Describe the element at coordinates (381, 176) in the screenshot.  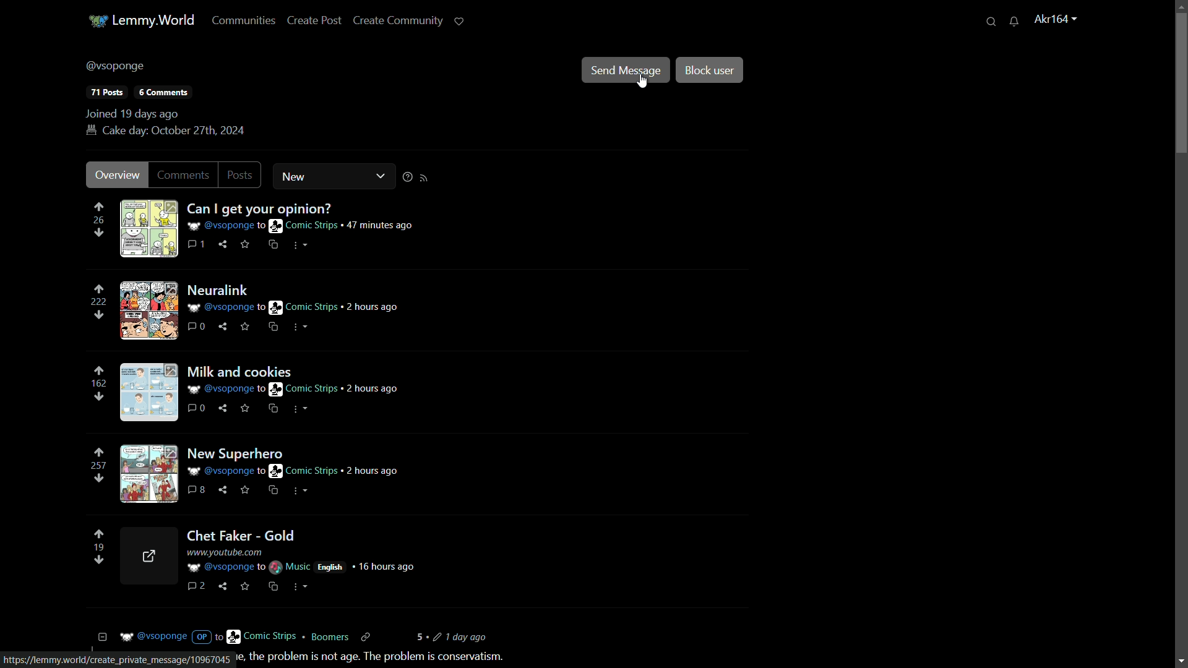
I see `dropdown` at that location.